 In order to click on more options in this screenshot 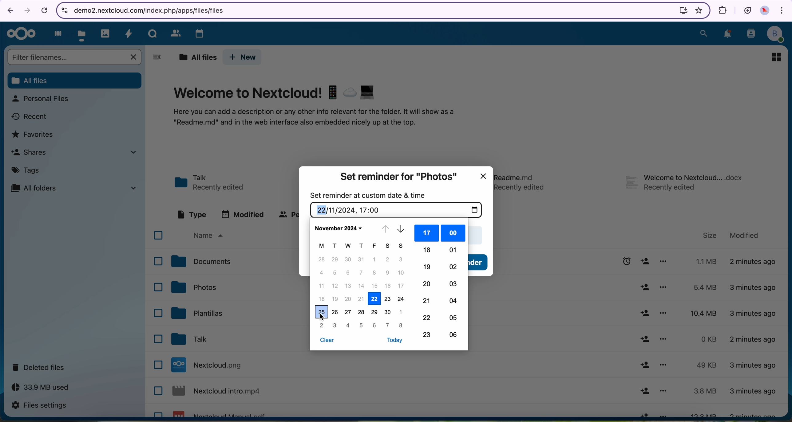, I will do `click(663, 392)`.